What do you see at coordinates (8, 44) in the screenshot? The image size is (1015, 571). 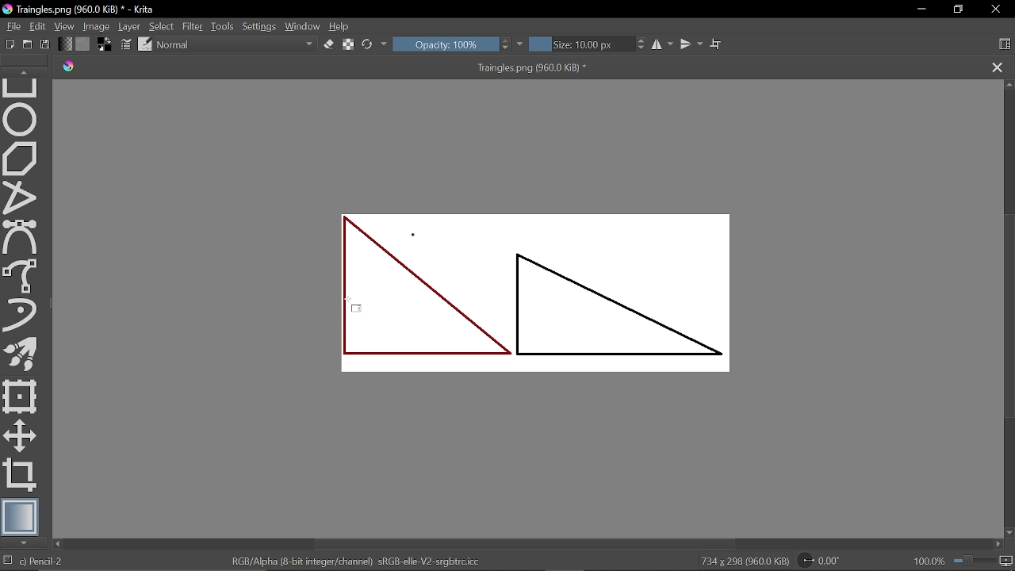 I see `Create new document` at bounding box center [8, 44].